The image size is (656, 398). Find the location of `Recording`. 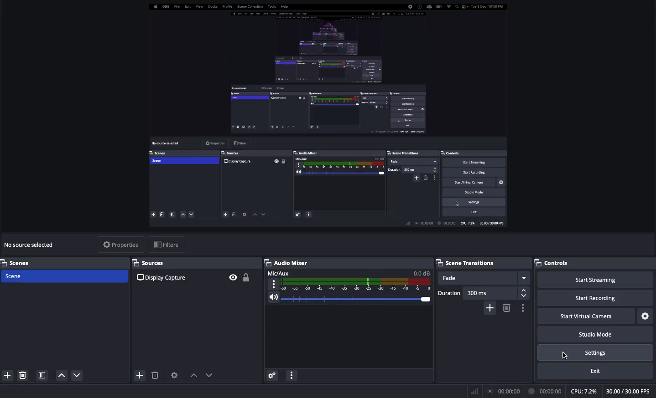

Recording is located at coordinates (544, 391).